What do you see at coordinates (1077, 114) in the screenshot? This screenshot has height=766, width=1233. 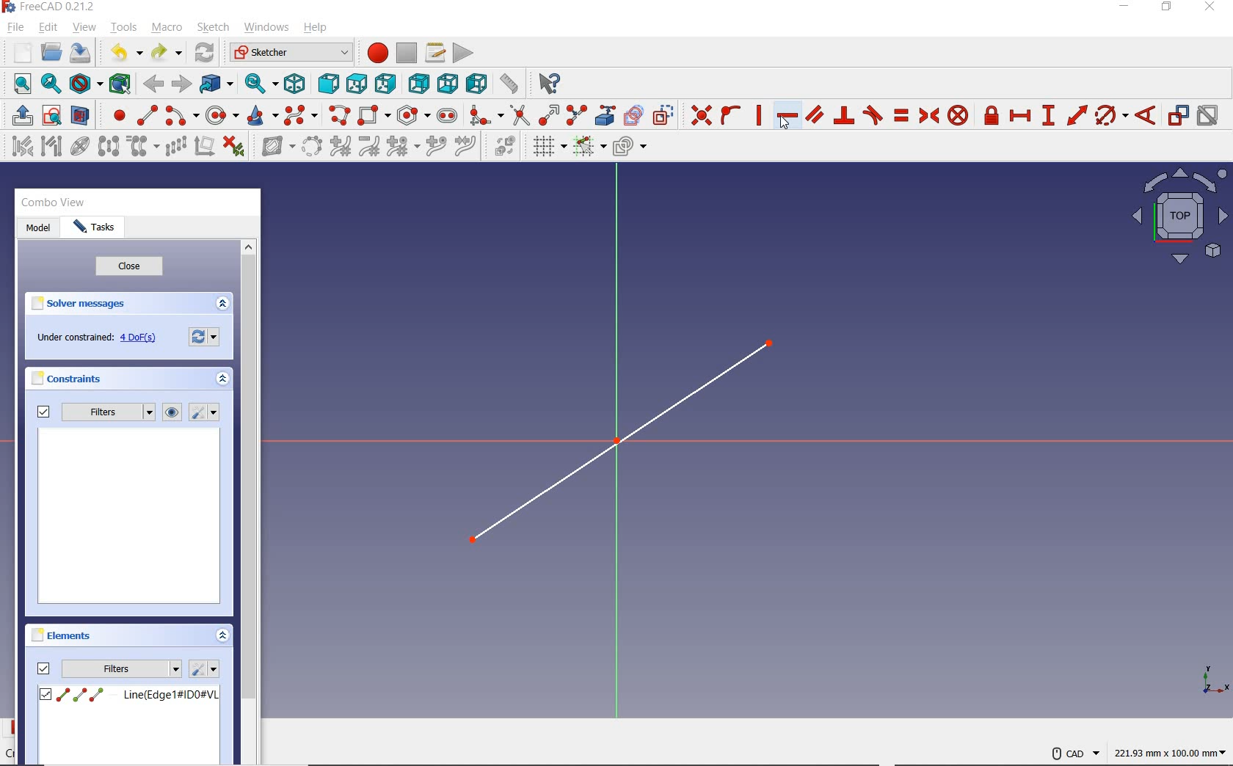 I see `CONSTRAIN DISTANCE` at bounding box center [1077, 114].